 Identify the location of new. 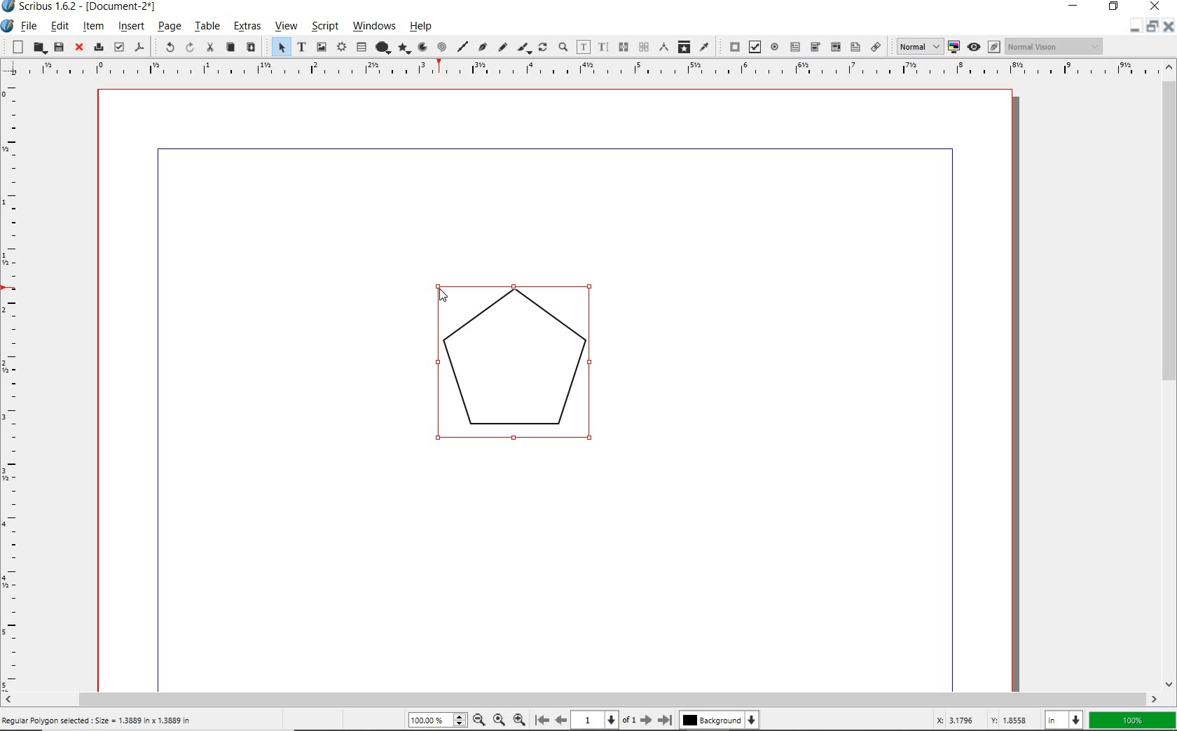
(15, 47).